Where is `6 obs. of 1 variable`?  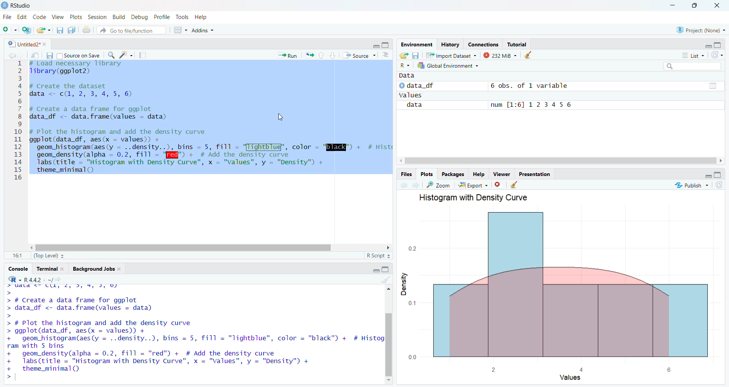
6 obs. of 1 variable is located at coordinates (533, 85).